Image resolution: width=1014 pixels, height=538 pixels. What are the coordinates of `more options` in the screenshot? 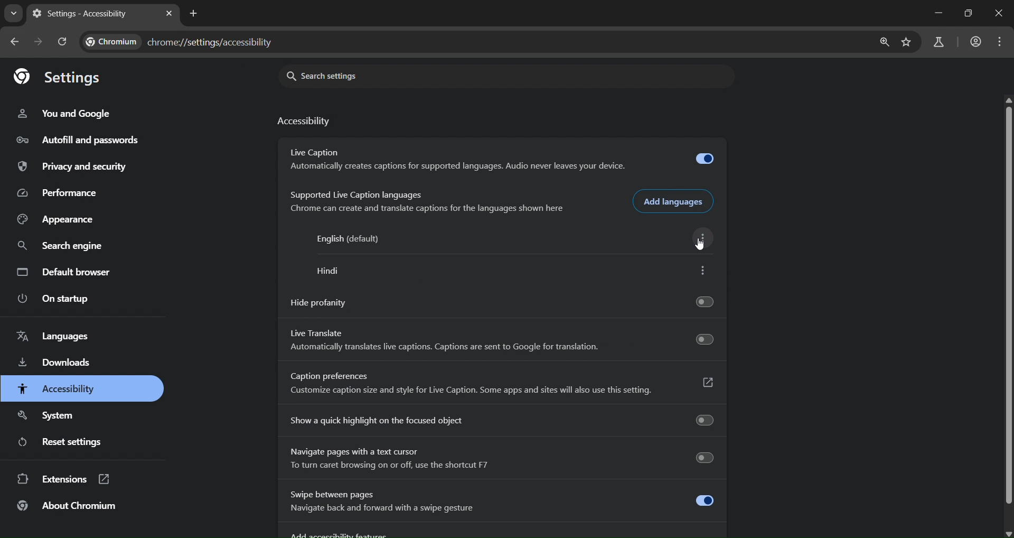 It's located at (703, 238).